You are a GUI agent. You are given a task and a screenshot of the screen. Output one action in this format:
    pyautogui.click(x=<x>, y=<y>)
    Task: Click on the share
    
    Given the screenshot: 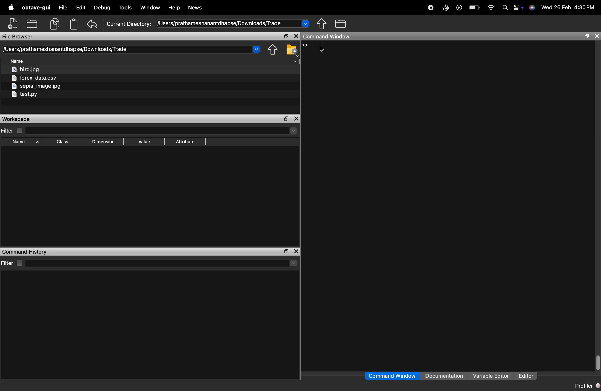 What is the action you would take?
    pyautogui.click(x=273, y=50)
    